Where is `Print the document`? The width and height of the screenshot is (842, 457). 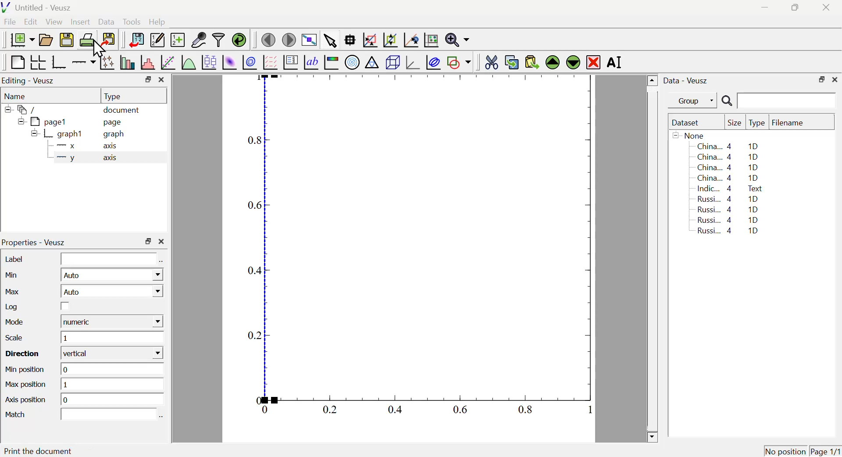 Print the document is located at coordinates (40, 451).